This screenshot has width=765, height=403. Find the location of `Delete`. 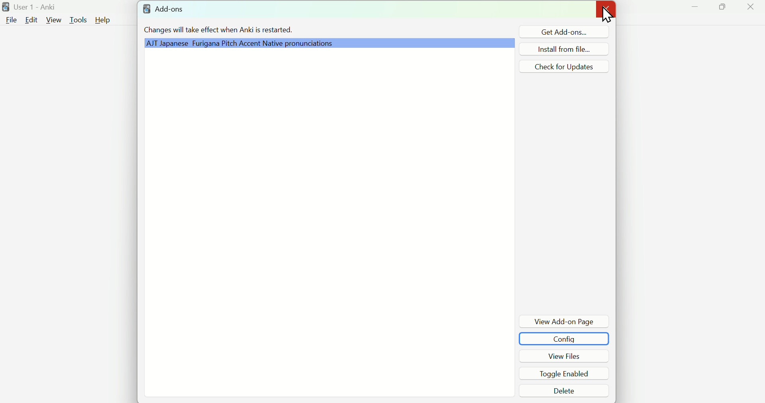

Delete is located at coordinates (564, 391).